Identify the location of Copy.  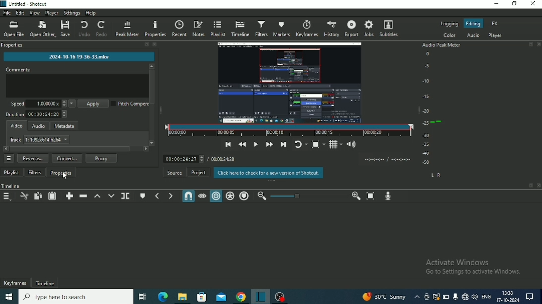
(37, 196).